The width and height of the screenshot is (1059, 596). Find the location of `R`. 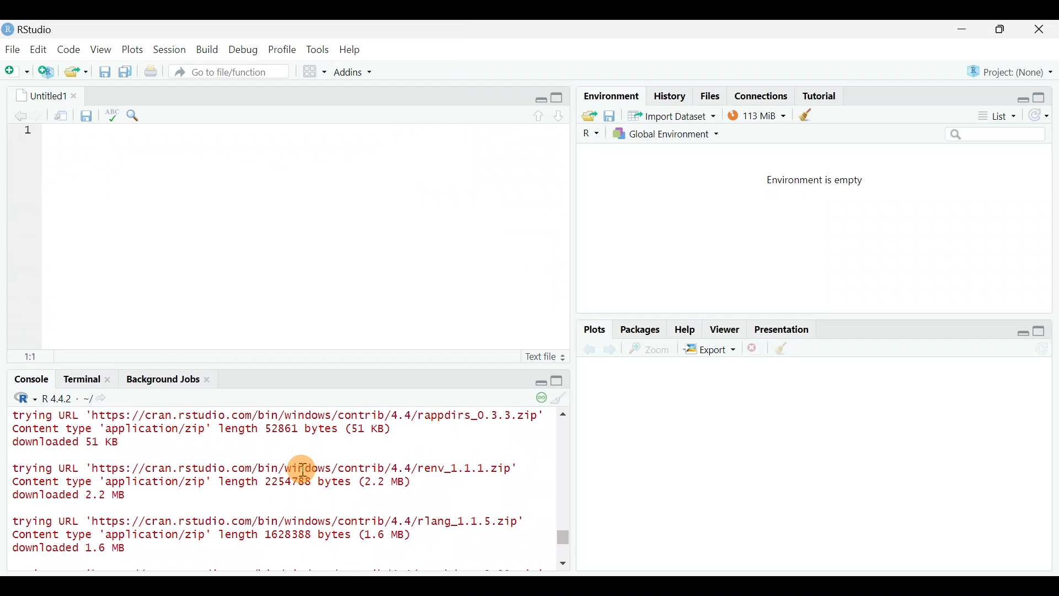

R is located at coordinates (21, 398).